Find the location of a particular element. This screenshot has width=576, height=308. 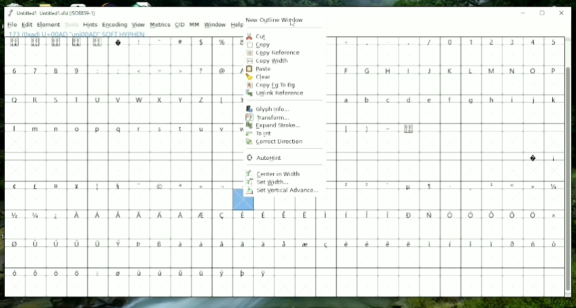

Edit is located at coordinates (27, 25).